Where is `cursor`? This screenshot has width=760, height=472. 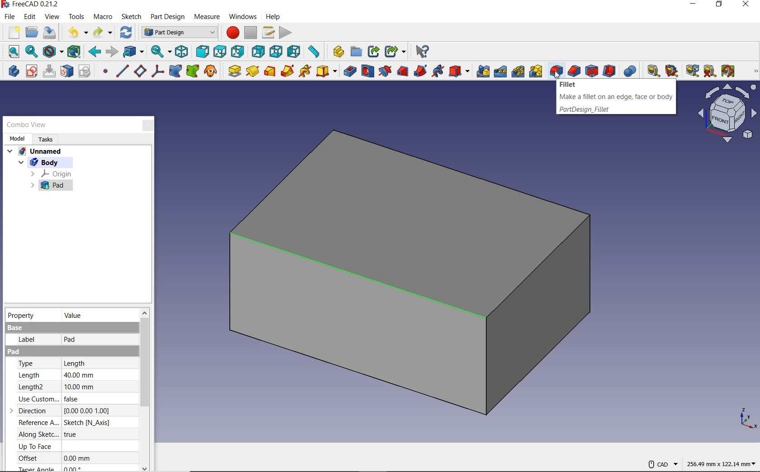
cursor is located at coordinates (557, 75).